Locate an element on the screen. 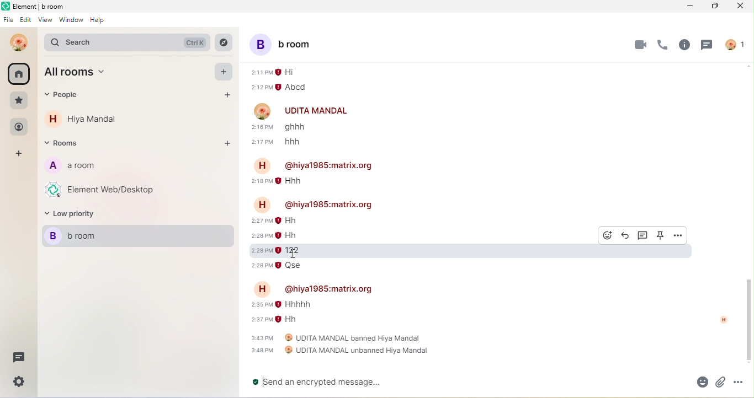 The image size is (754, 398). 3:43 pm UDITA MANDAL banned Hiya Mandal is located at coordinates (337, 338).